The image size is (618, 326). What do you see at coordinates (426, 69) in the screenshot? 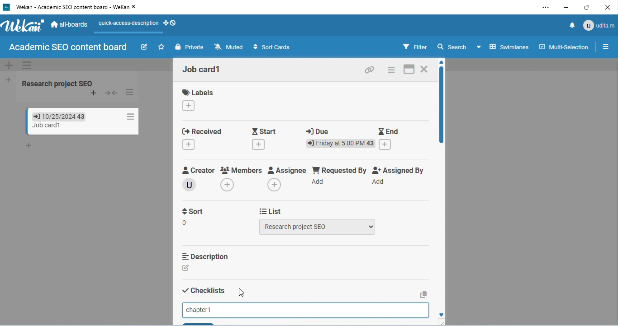
I see `close the card` at bounding box center [426, 69].